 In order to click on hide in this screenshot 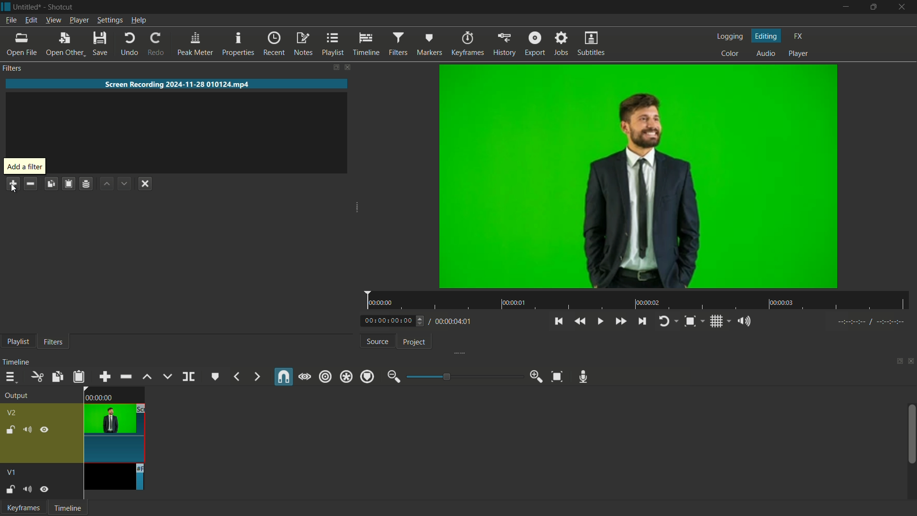, I will do `click(44, 489)`.